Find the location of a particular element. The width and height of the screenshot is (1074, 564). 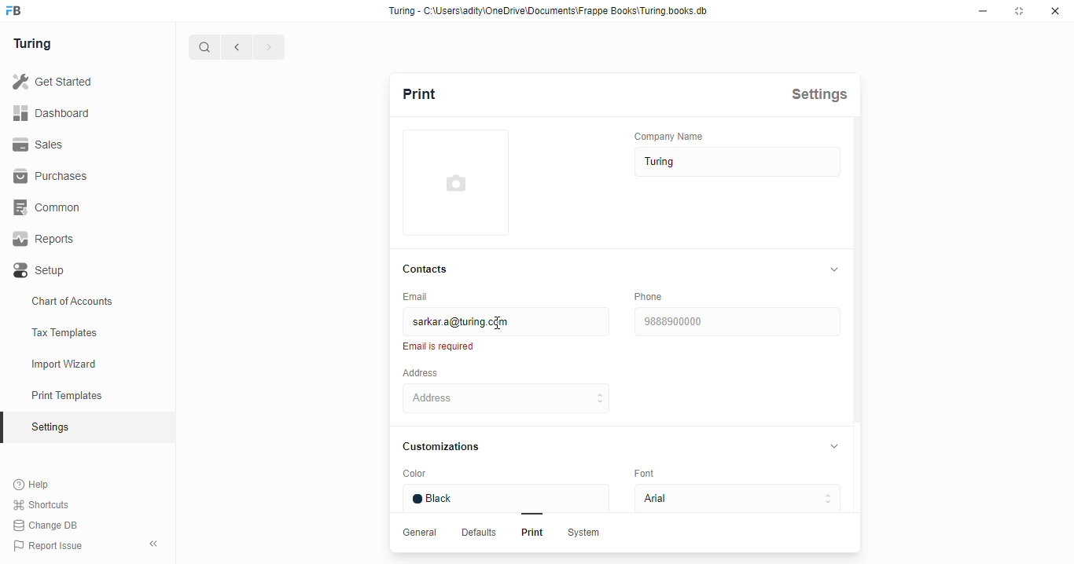

Color is located at coordinates (444, 474).